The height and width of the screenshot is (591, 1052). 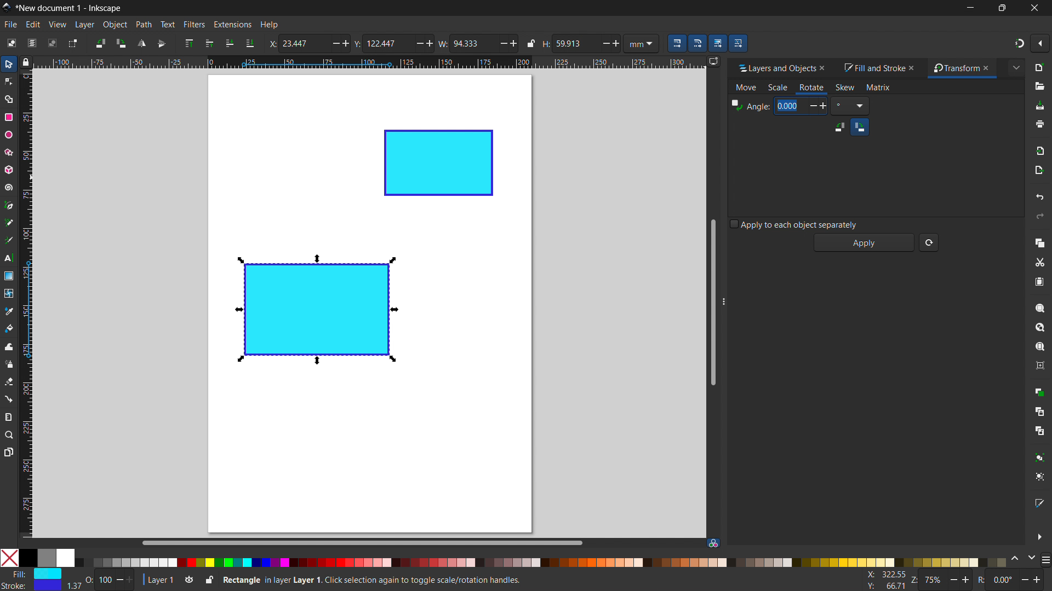 What do you see at coordinates (8, 80) in the screenshot?
I see `node tool` at bounding box center [8, 80].